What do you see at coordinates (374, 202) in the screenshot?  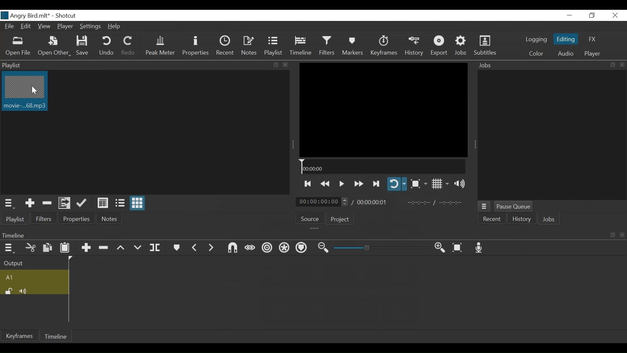 I see `Total Duration` at bounding box center [374, 202].